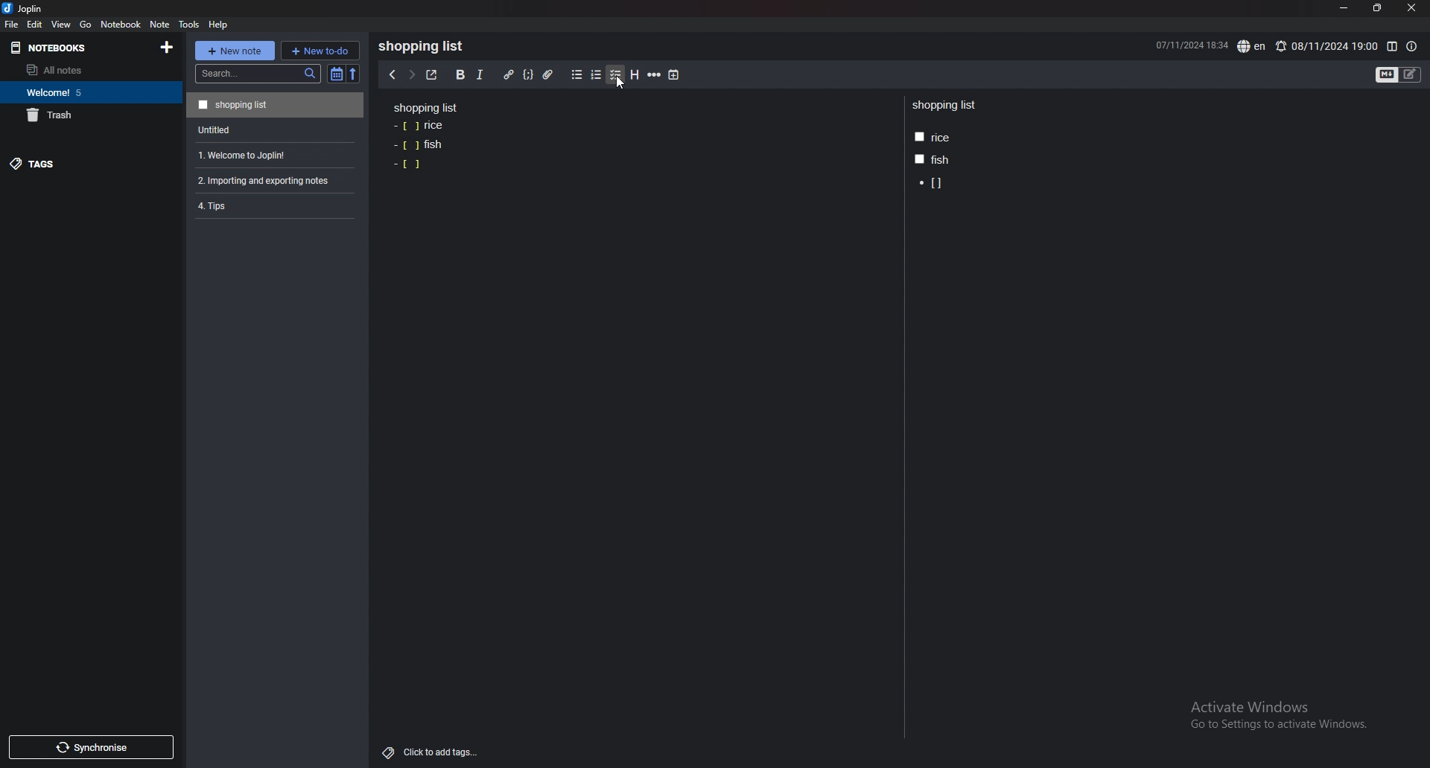 The height and width of the screenshot is (768, 1430). Describe the element at coordinates (219, 25) in the screenshot. I see `help` at that location.